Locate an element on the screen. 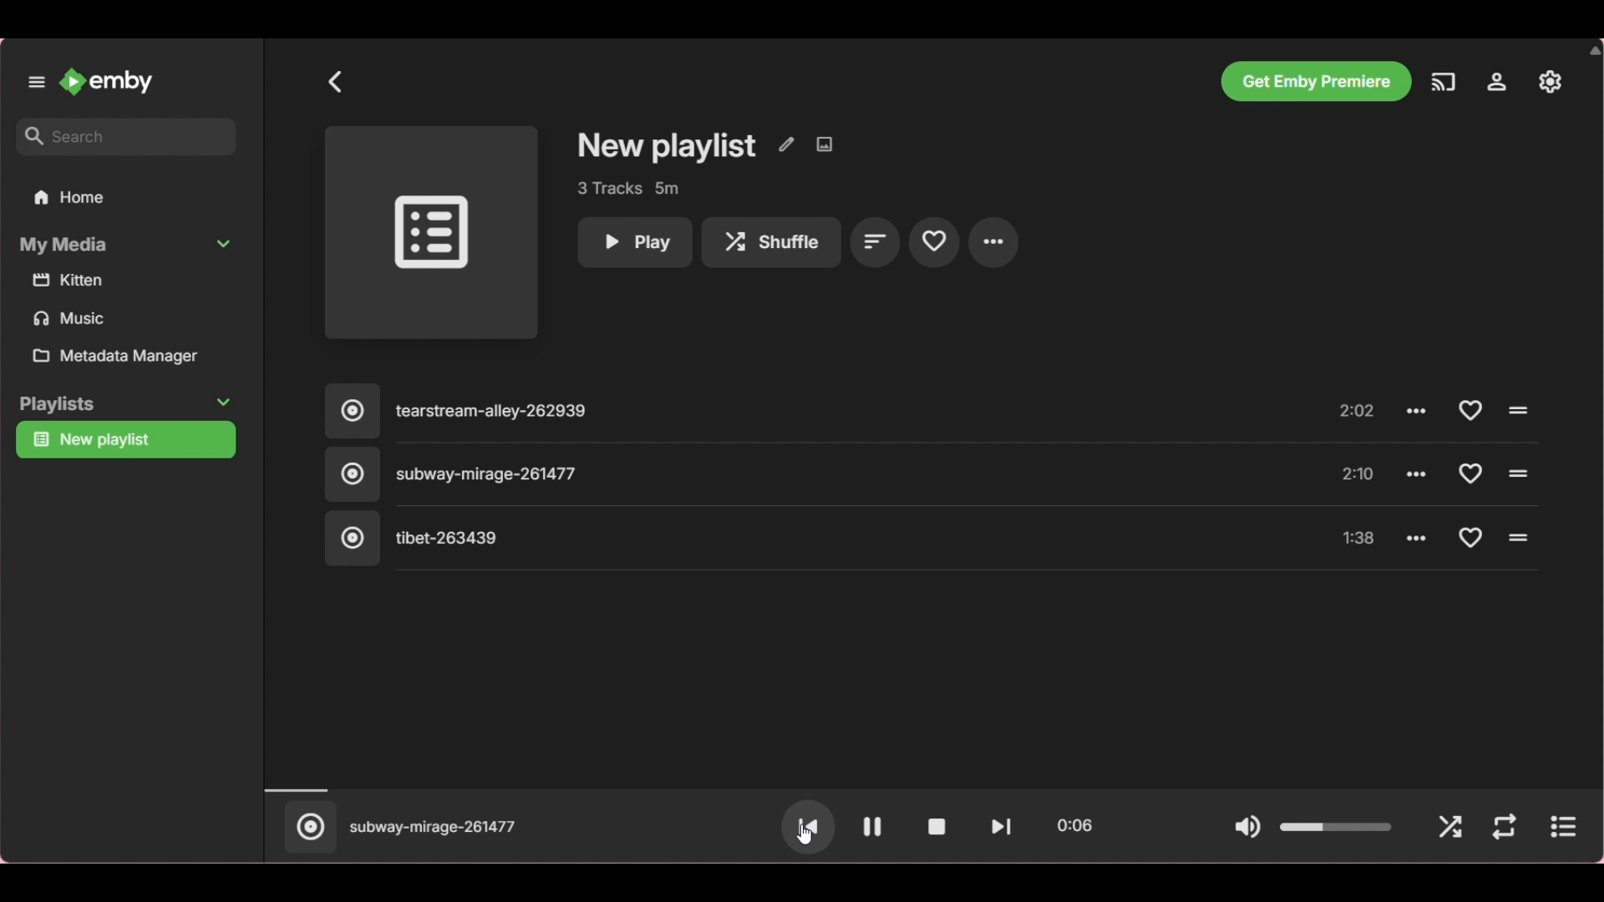  More is located at coordinates (993, 242).